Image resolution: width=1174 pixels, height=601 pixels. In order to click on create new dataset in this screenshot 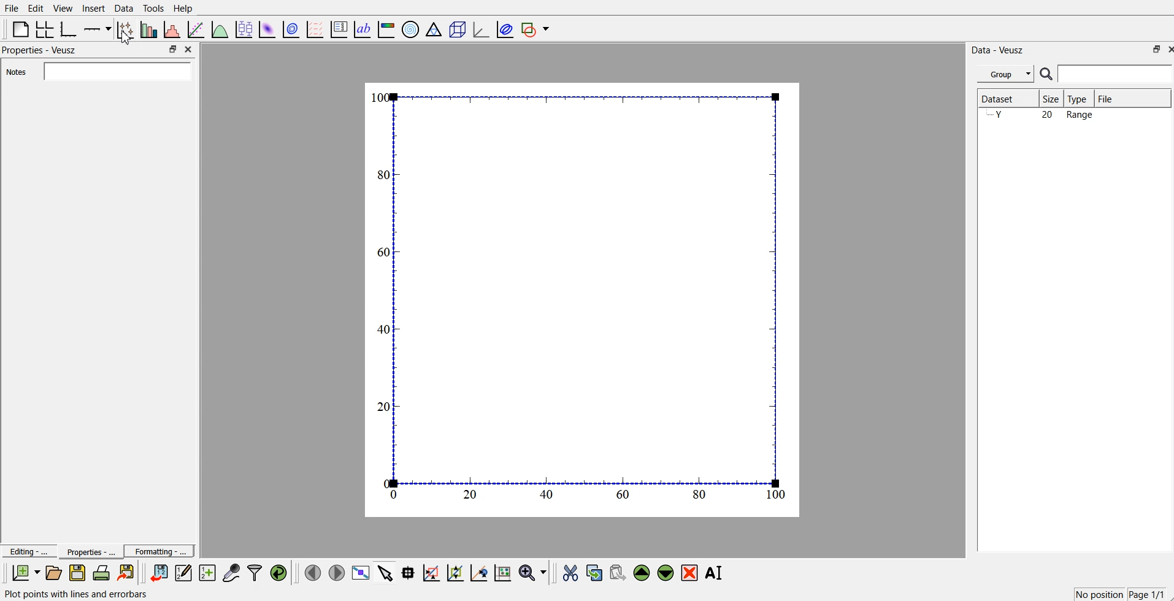, I will do `click(207, 571)`.